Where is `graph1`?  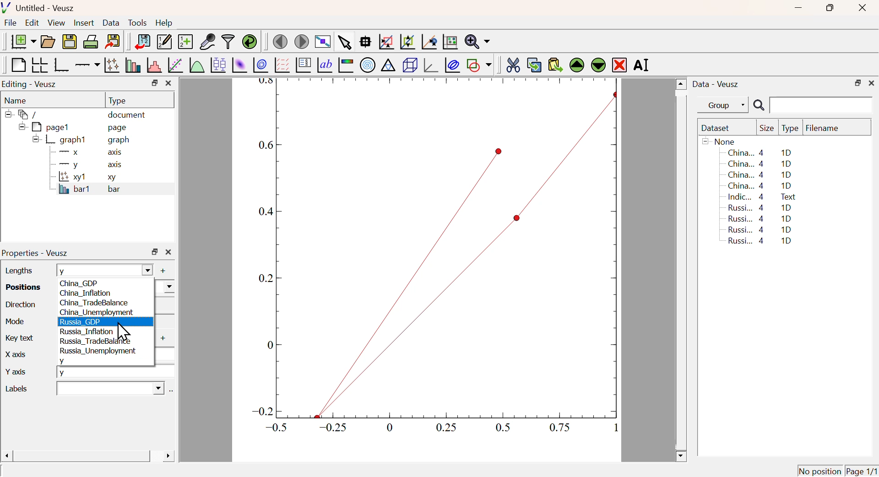
graph1 is located at coordinates (60, 139).